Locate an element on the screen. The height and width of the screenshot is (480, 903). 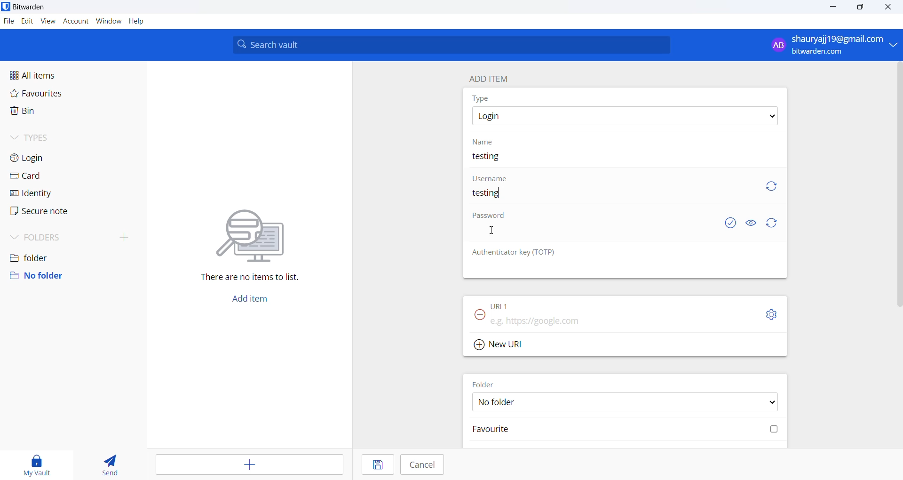
login is located at coordinates (49, 158).